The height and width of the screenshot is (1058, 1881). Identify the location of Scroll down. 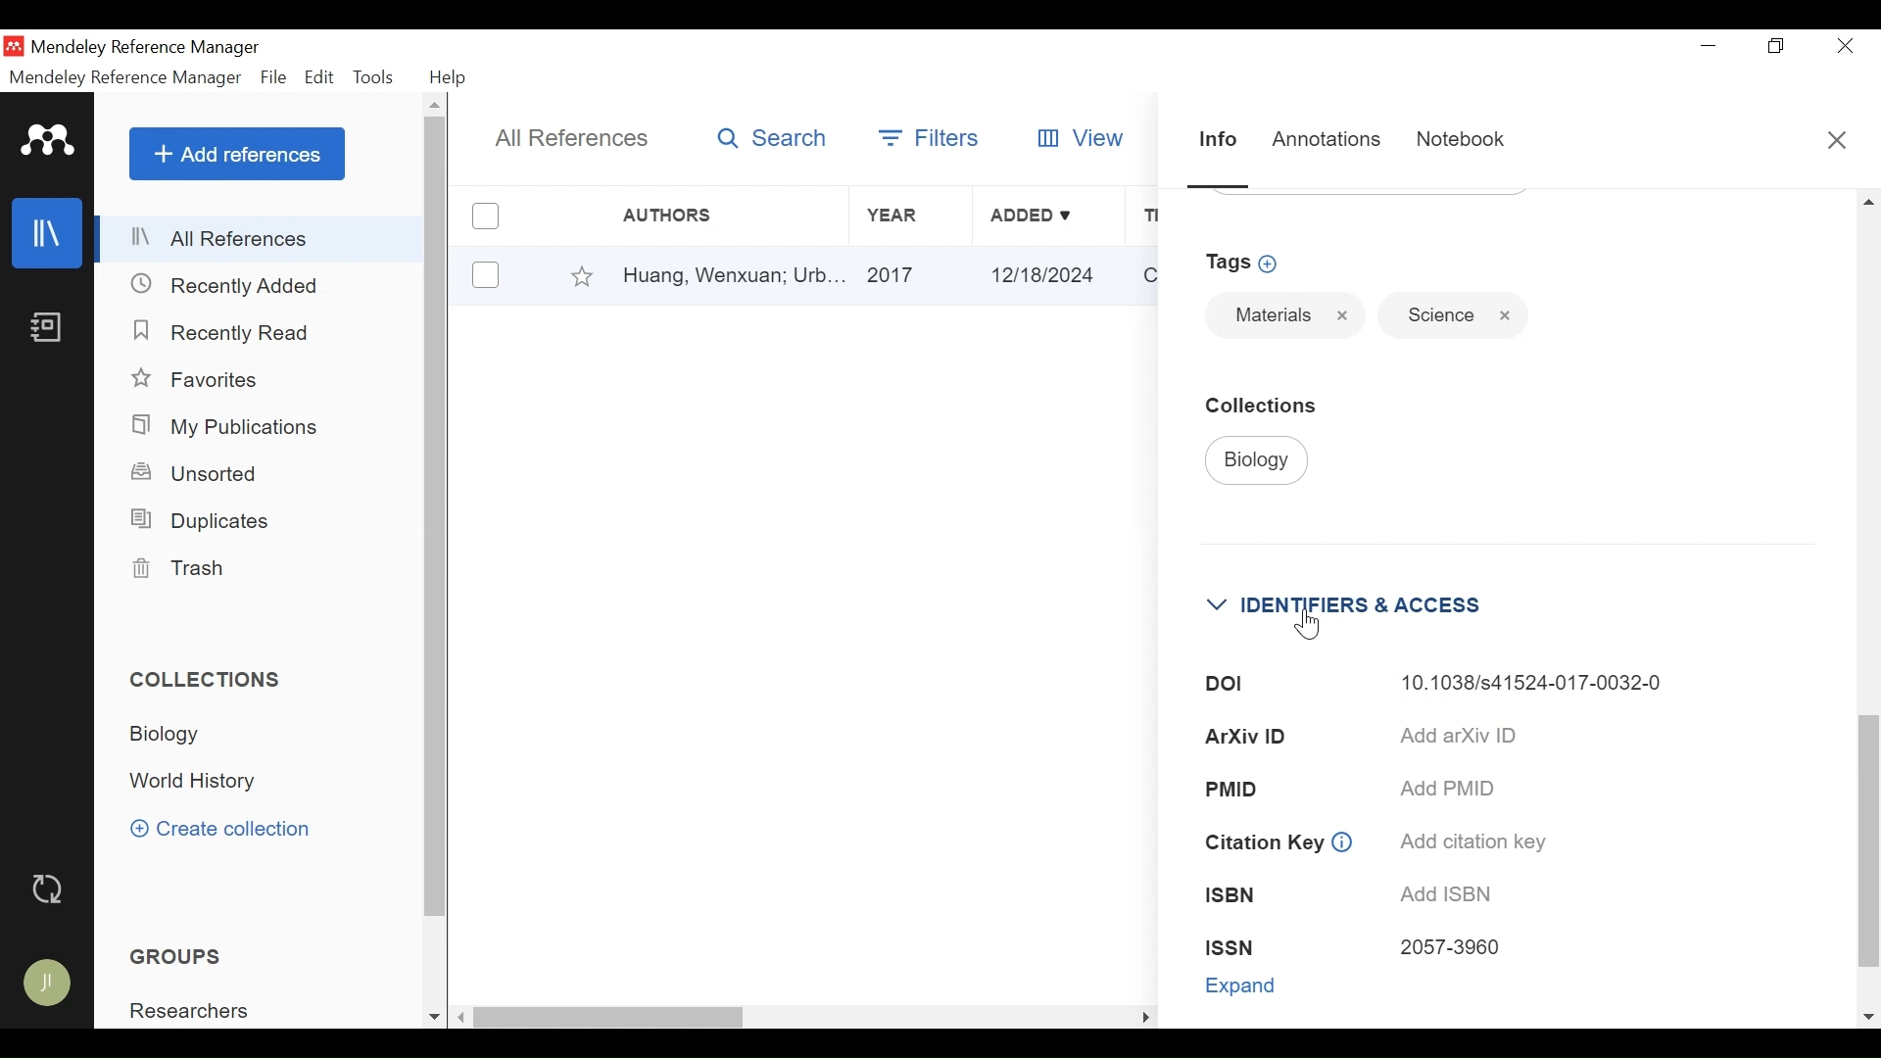
(431, 1017).